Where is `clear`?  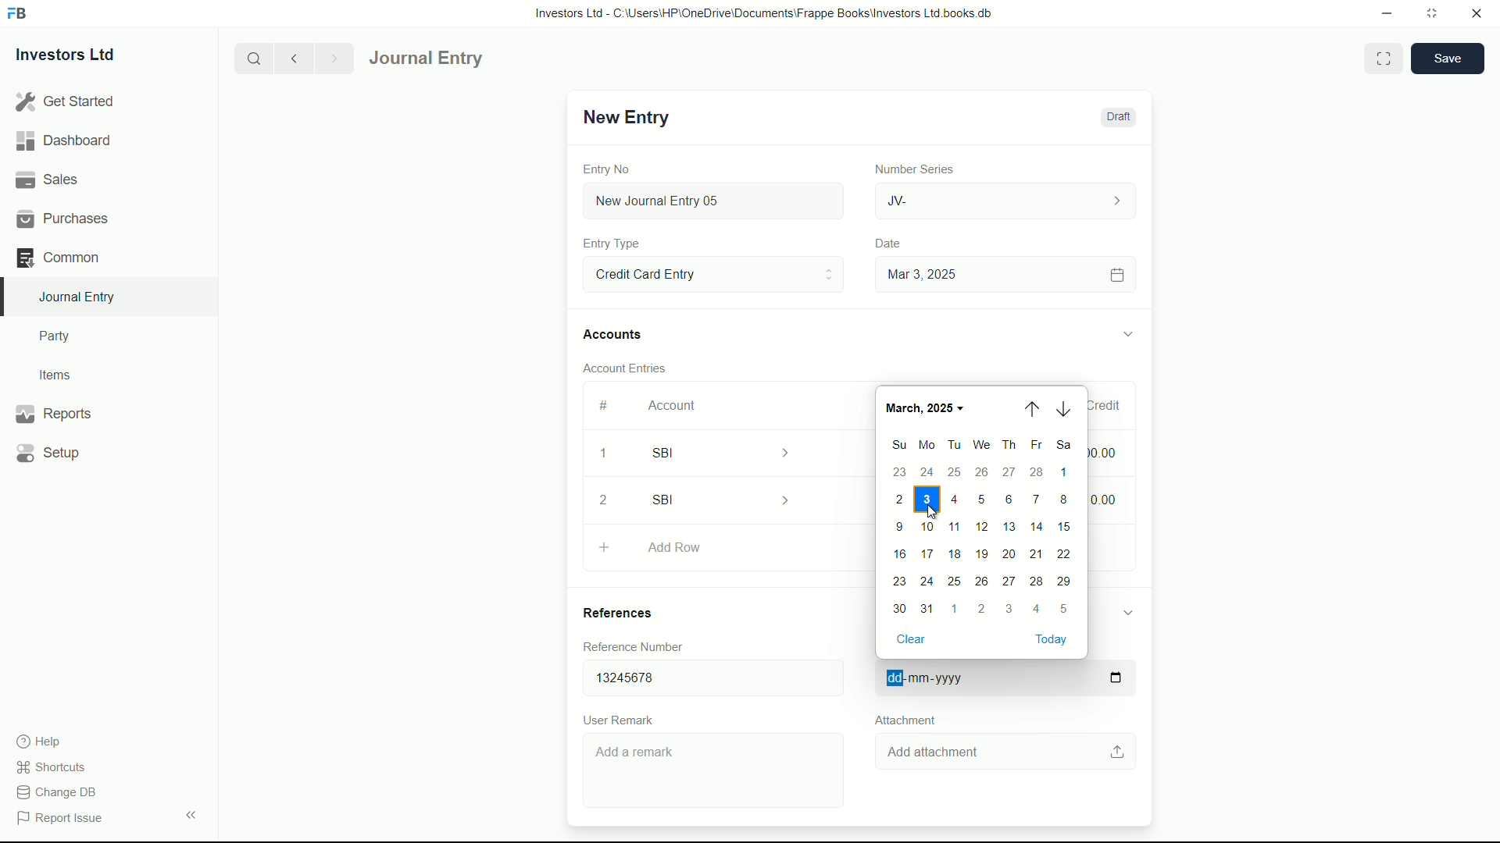
clear is located at coordinates (909, 638).